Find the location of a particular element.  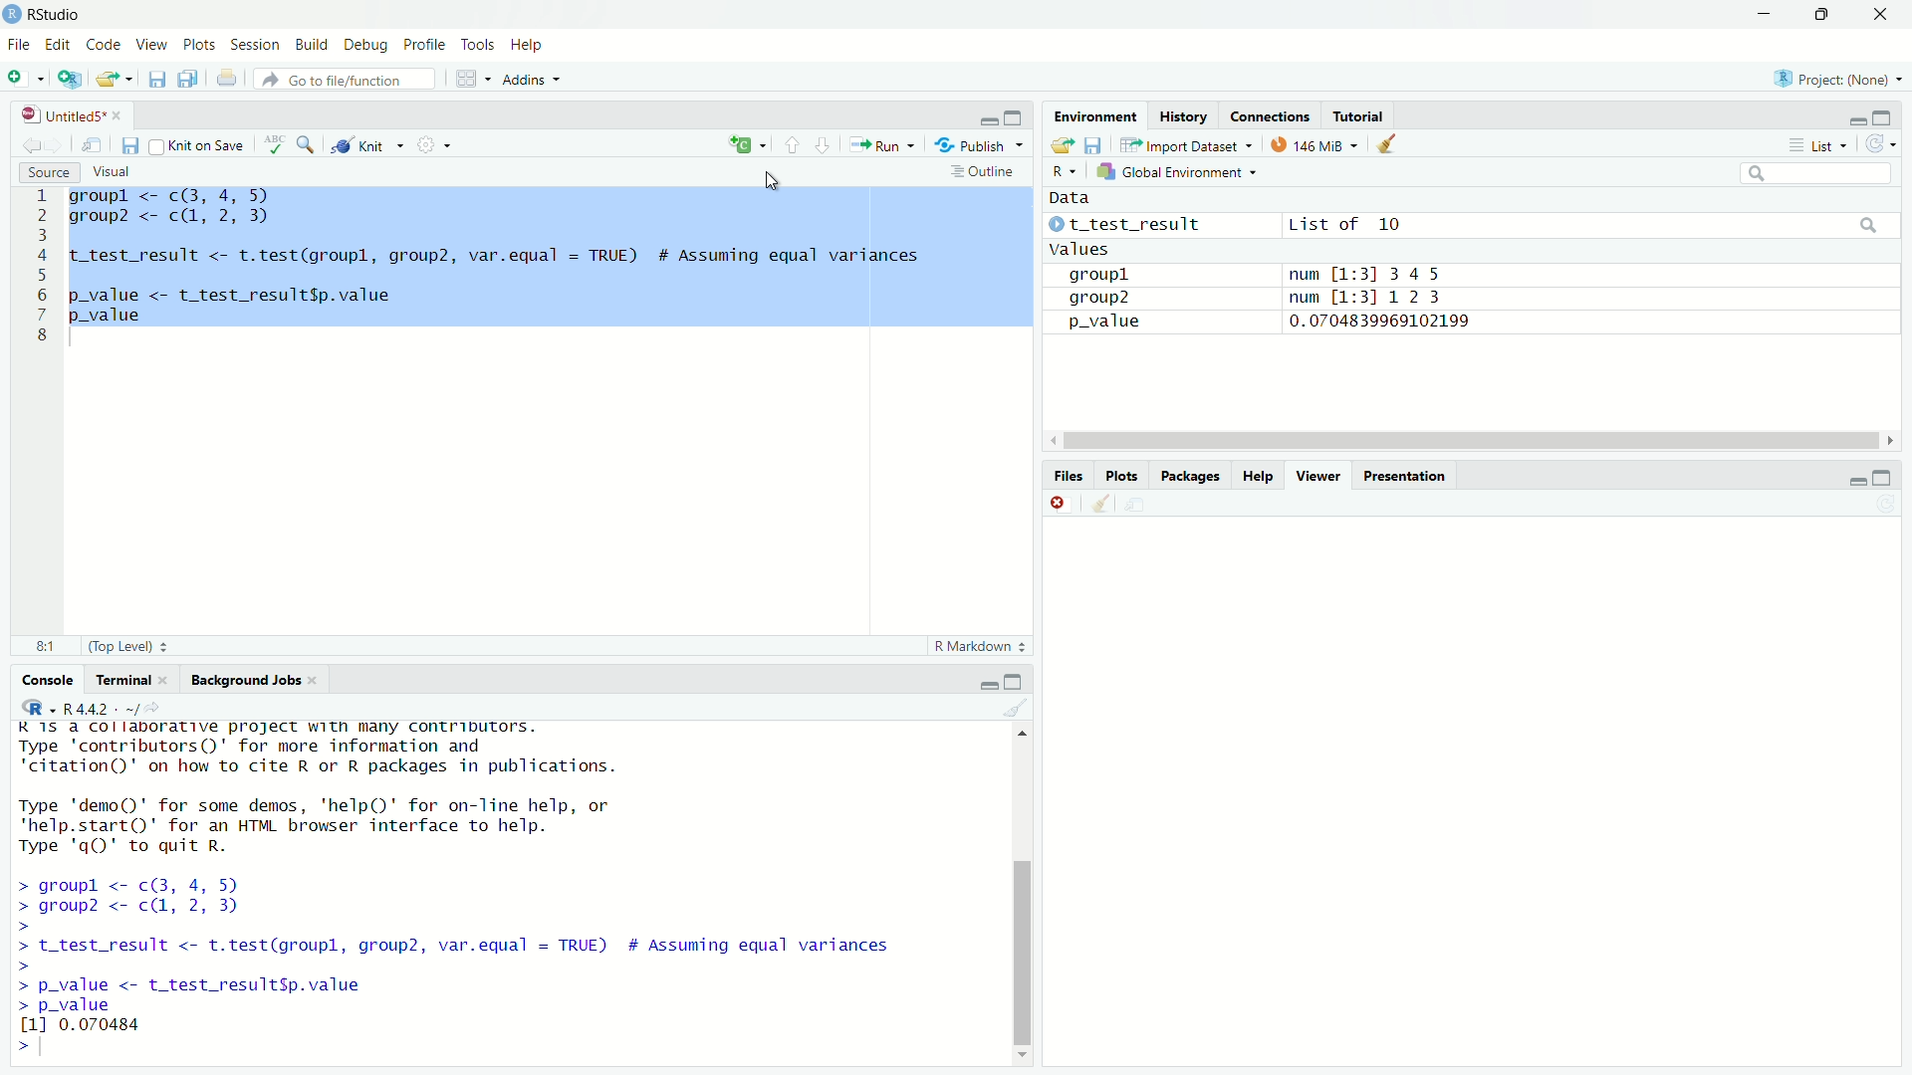

OPEN AN EXISTING FILE is located at coordinates (114, 79).